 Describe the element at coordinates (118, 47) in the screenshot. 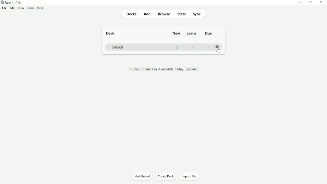

I see `Default` at that location.